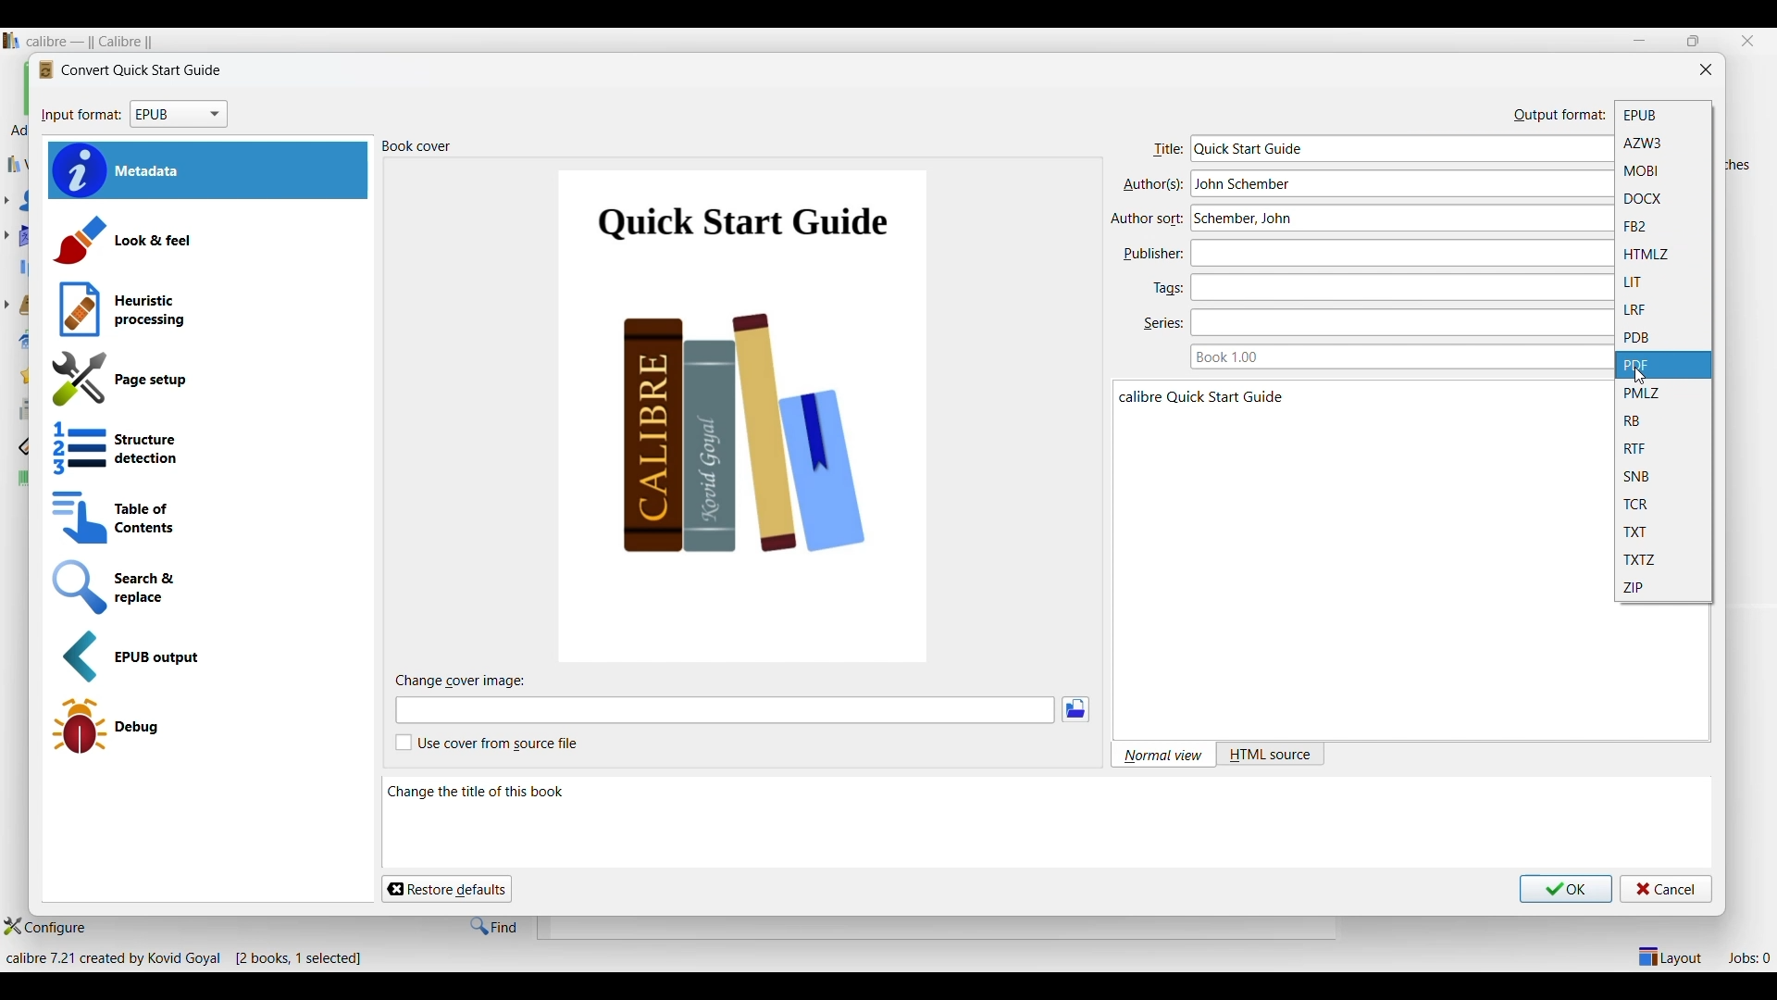 The width and height of the screenshot is (1777, 1000). Describe the element at coordinates (1748, 958) in the screenshot. I see `Jobs` at that location.